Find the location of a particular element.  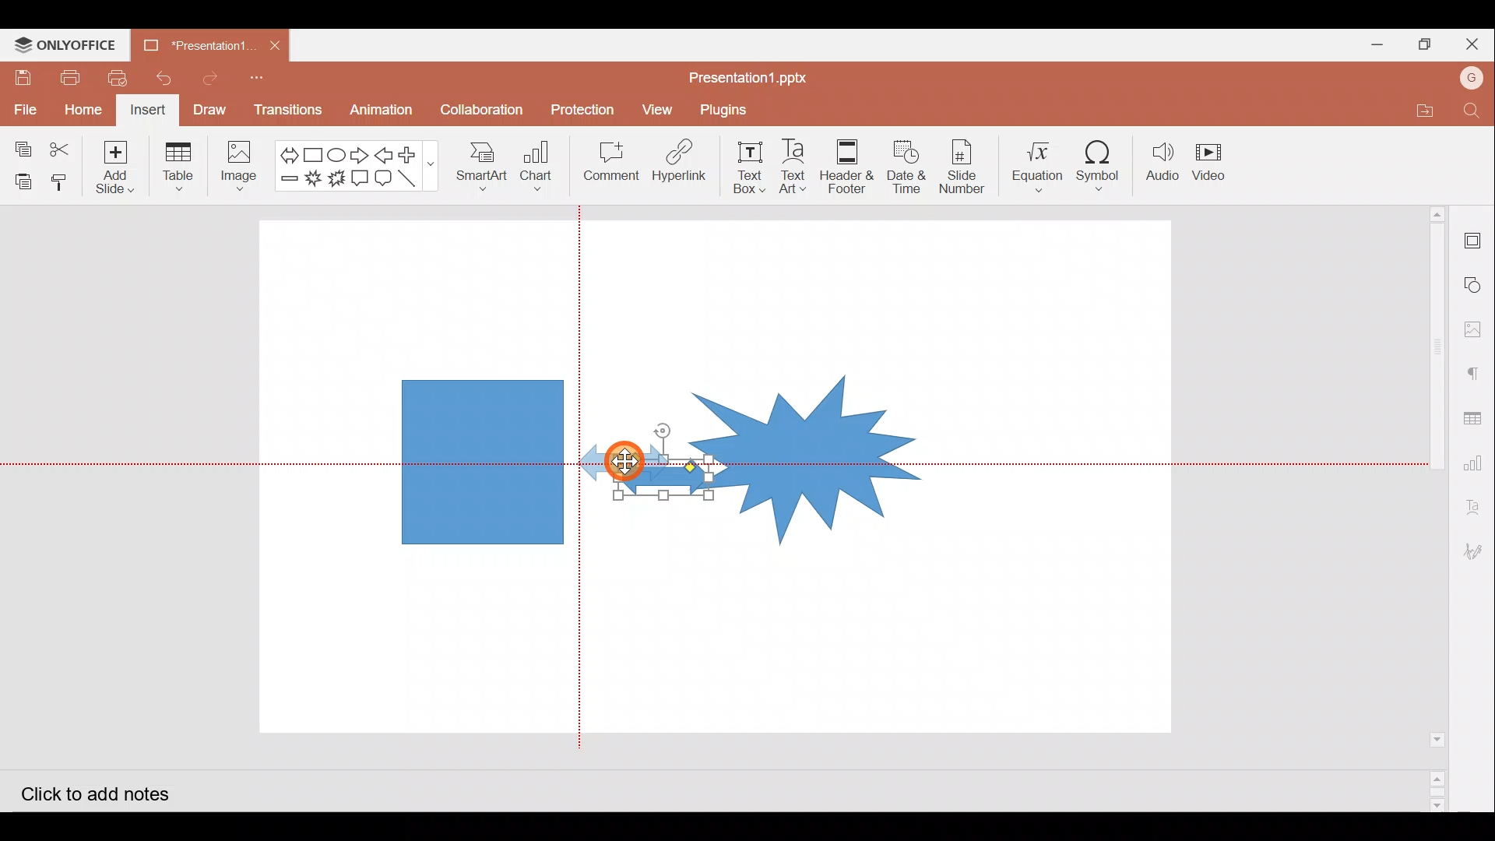

Table settings is located at coordinates (1475, 414).